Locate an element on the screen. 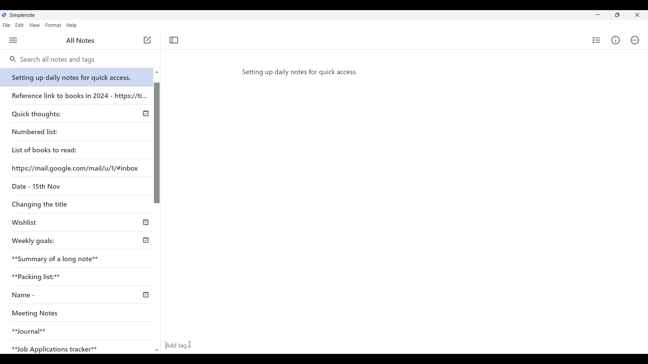  File menu is located at coordinates (6, 25).